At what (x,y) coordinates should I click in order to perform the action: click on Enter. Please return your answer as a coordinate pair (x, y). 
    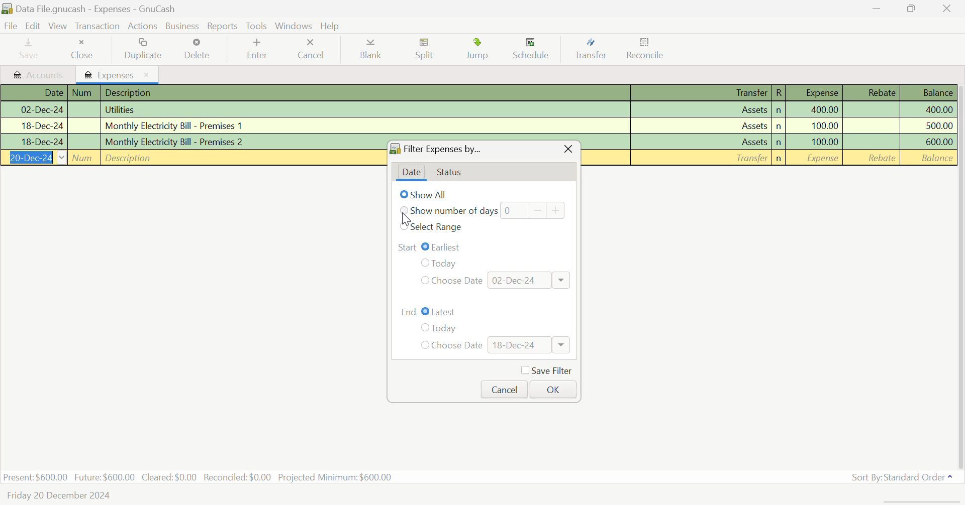
    Looking at the image, I should click on (259, 49).